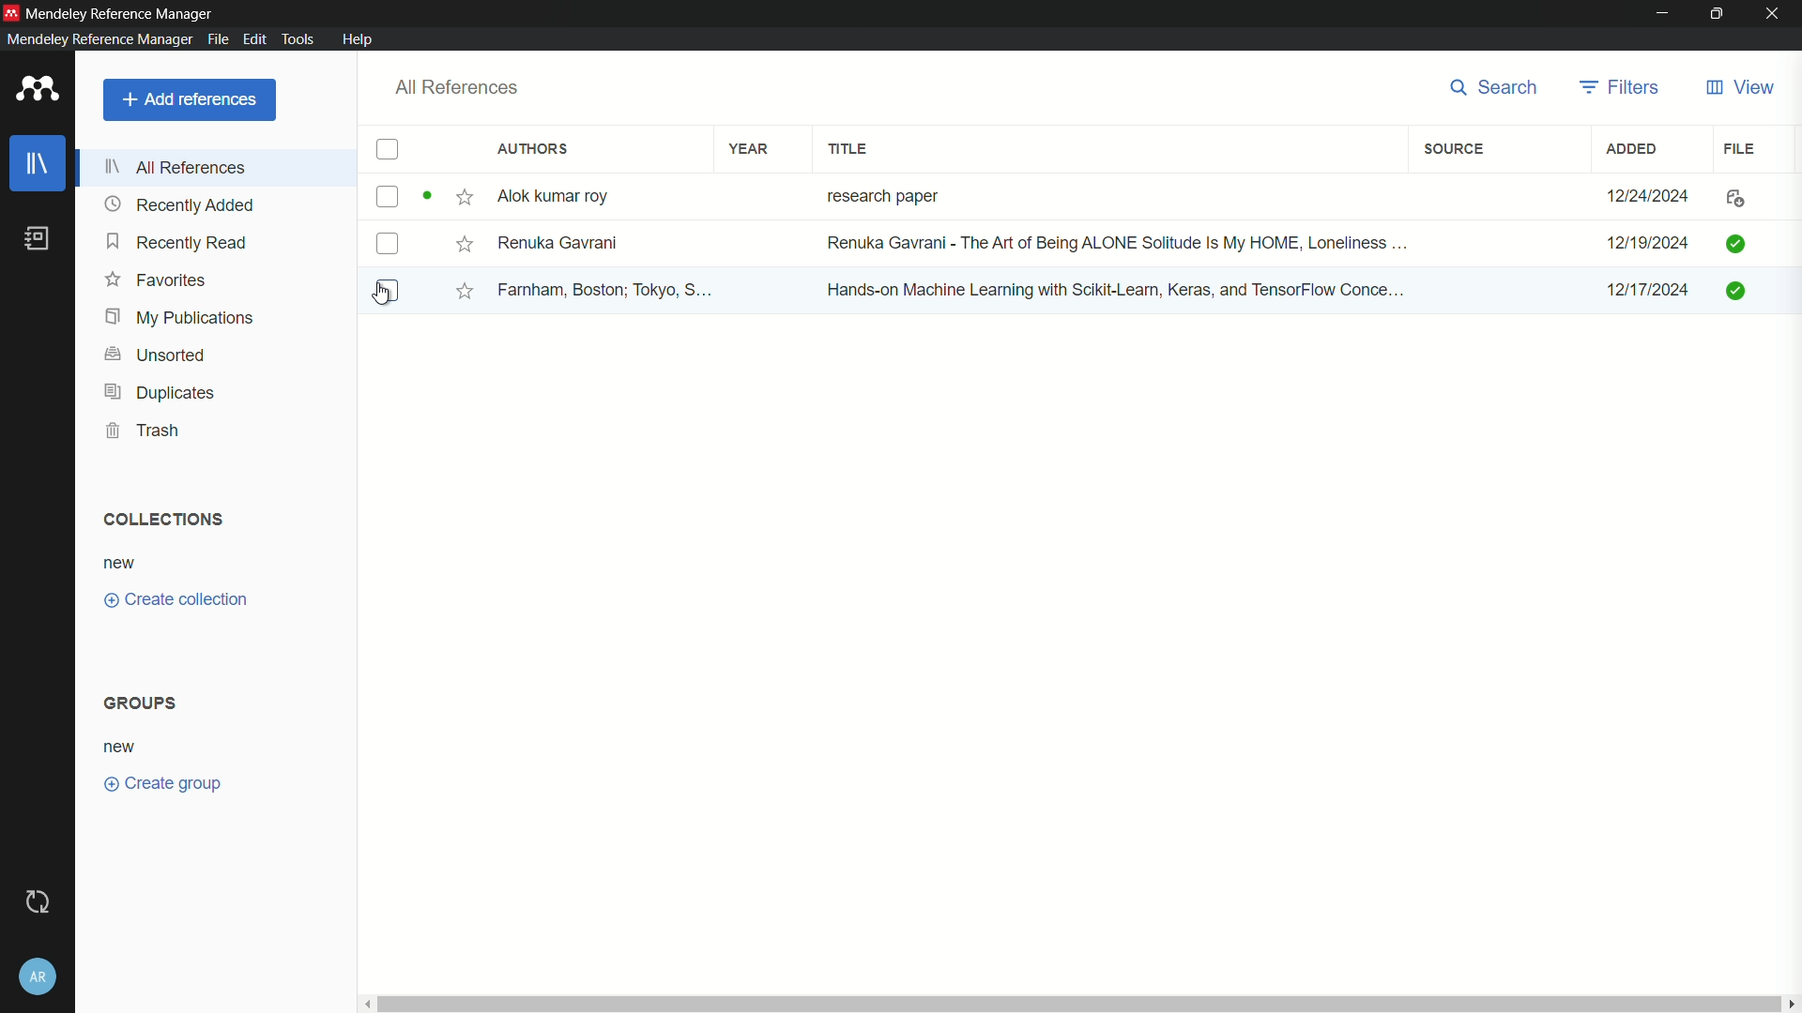 The height and width of the screenshot is (1013, 1802). Describe the element at coordinates (163, 393) in the screenshot. I see `duplicates` at that location.